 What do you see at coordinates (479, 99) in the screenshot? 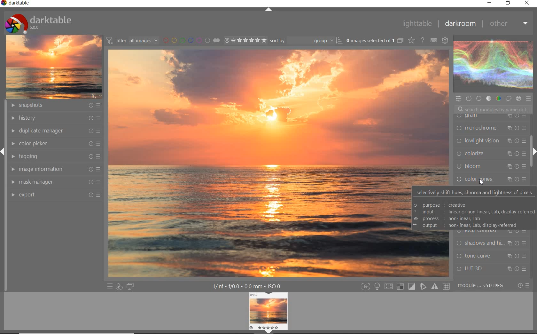
I see `BASE` at bounding box center [479, 99].